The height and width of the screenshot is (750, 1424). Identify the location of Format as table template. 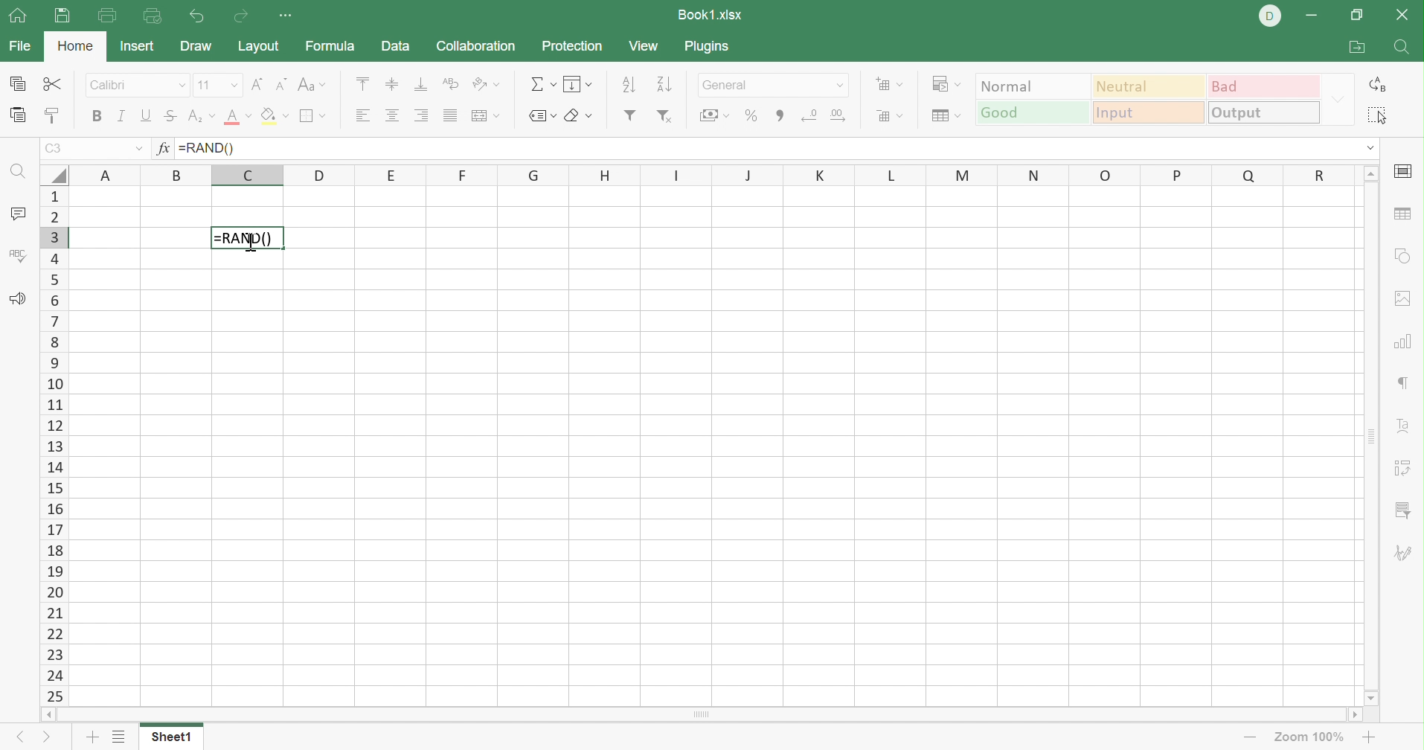
(946, 116).